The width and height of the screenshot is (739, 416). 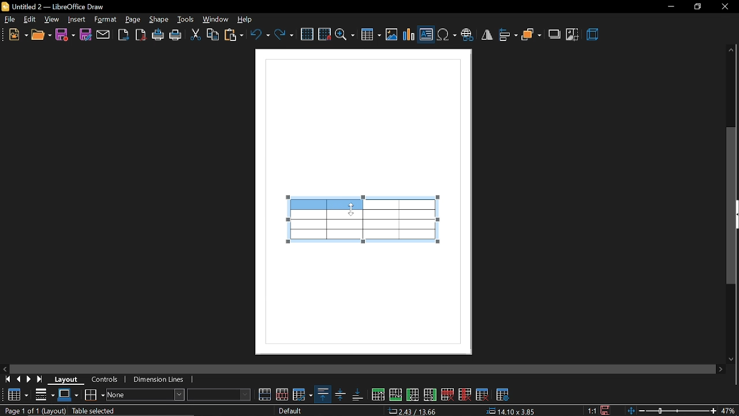 What do you see at coordinates (33, 411) in the screenshot?
I see `Page 1 of 1 (Layout)` at bounding box center [33, 411].